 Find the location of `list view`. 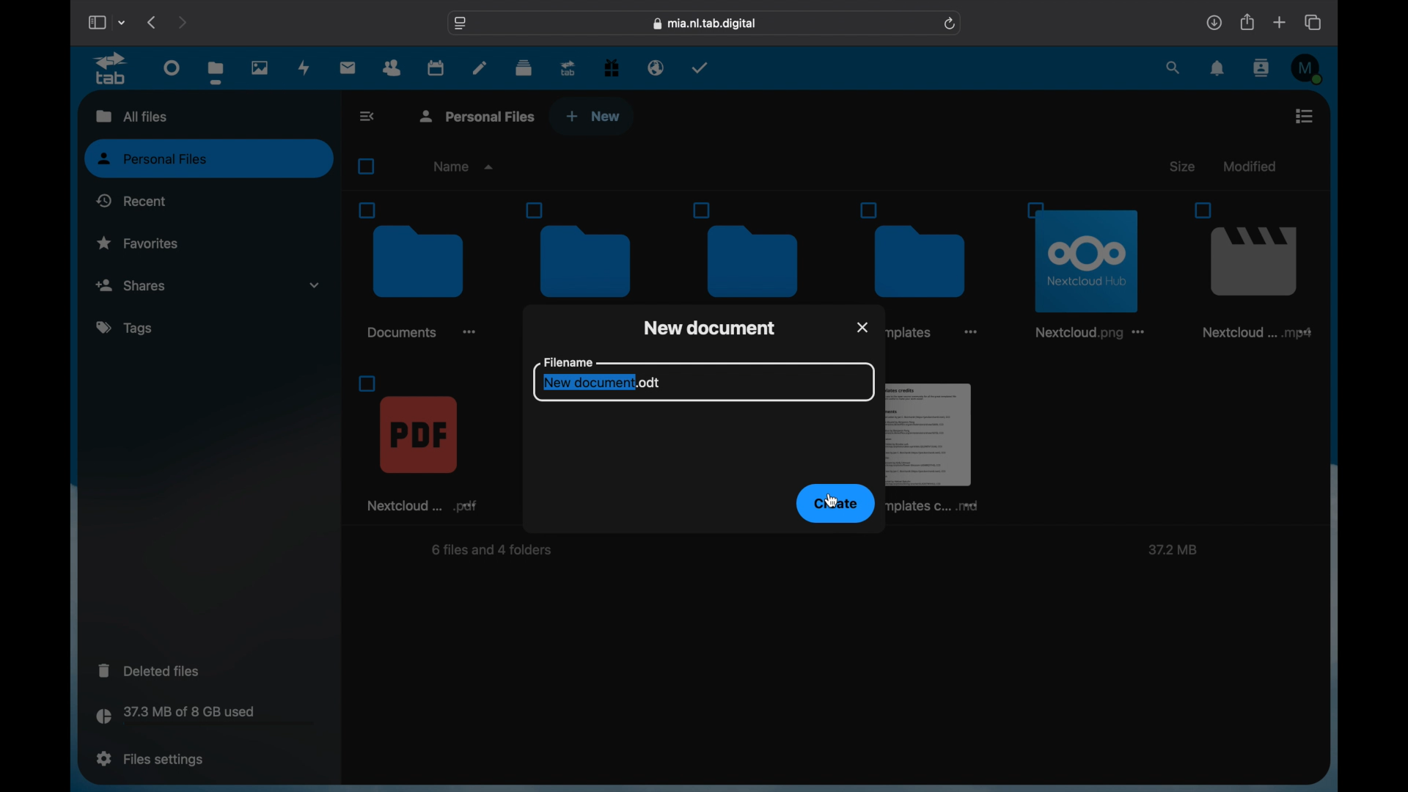

list view is located at coordinates (1304, 116).